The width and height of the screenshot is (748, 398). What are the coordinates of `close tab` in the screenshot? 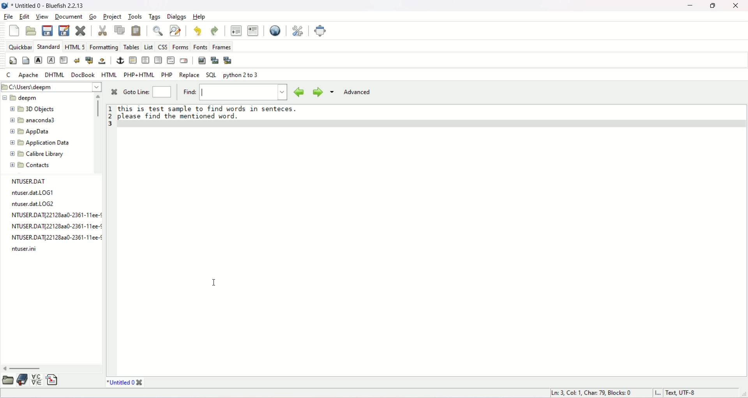 It's located at (140, 383).